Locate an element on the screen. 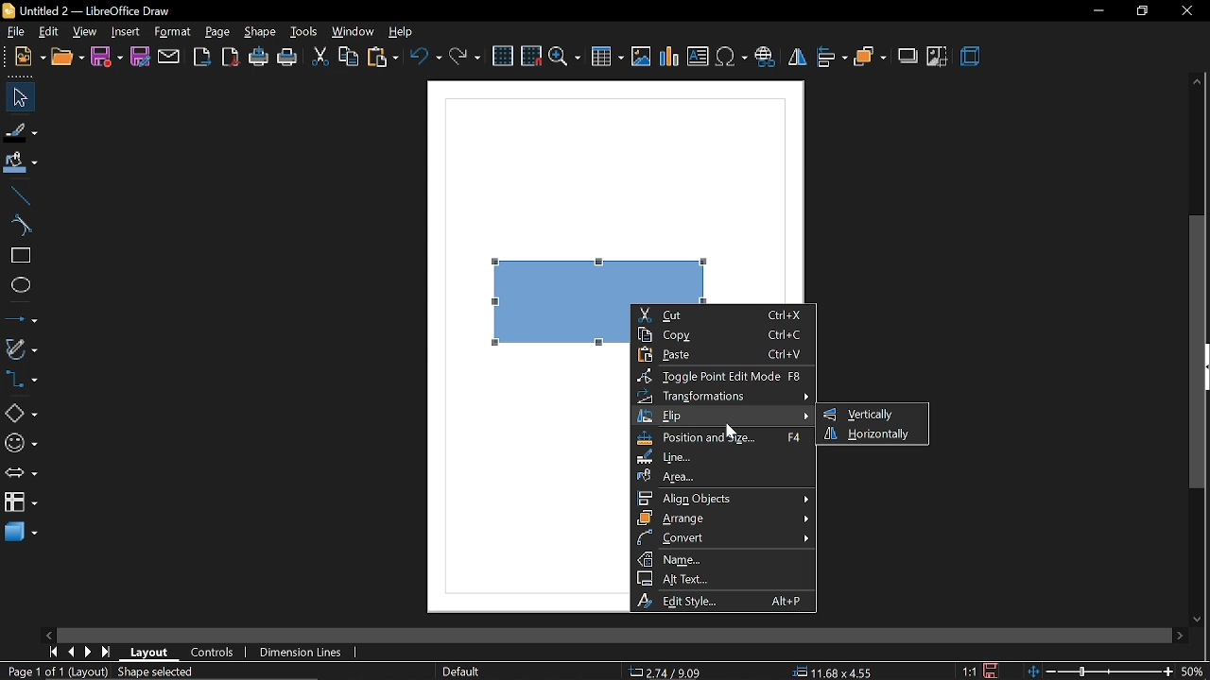  shape is located at coordinates (262, 31).